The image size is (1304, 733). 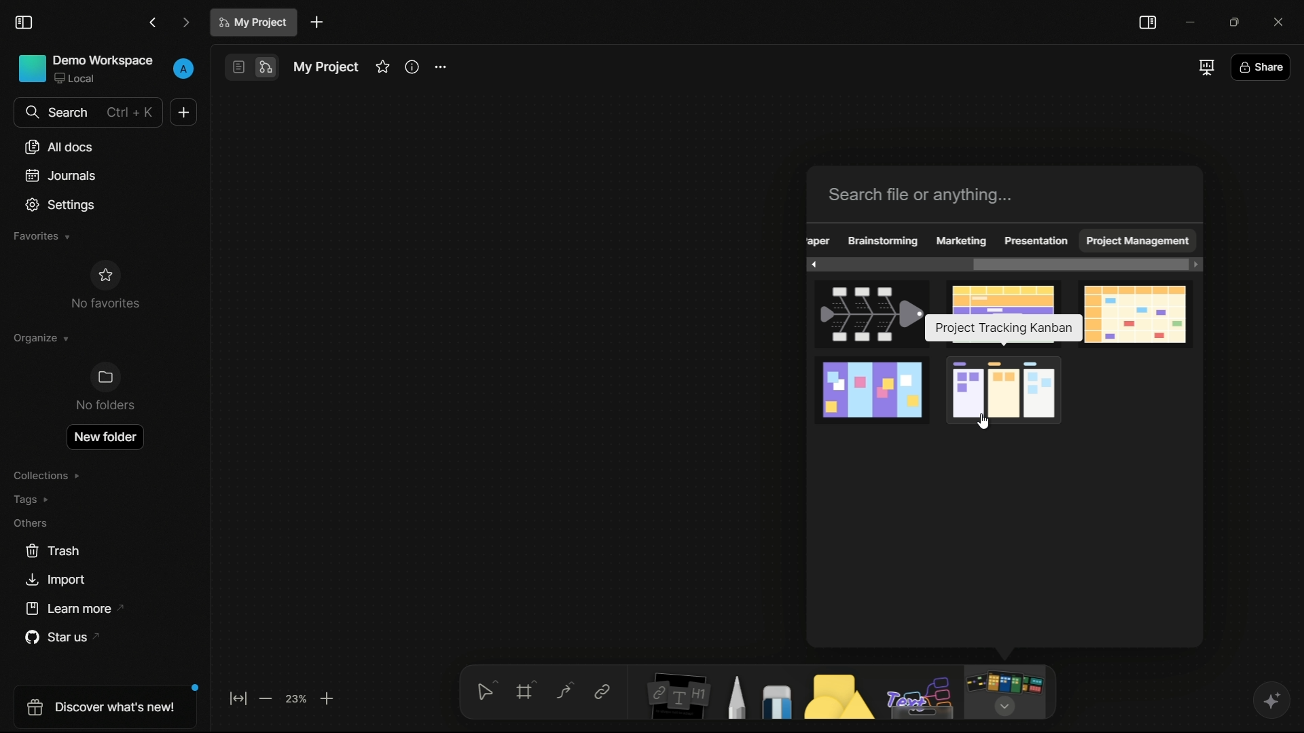 I want to click on more tools, so click(x=1004, y=693).